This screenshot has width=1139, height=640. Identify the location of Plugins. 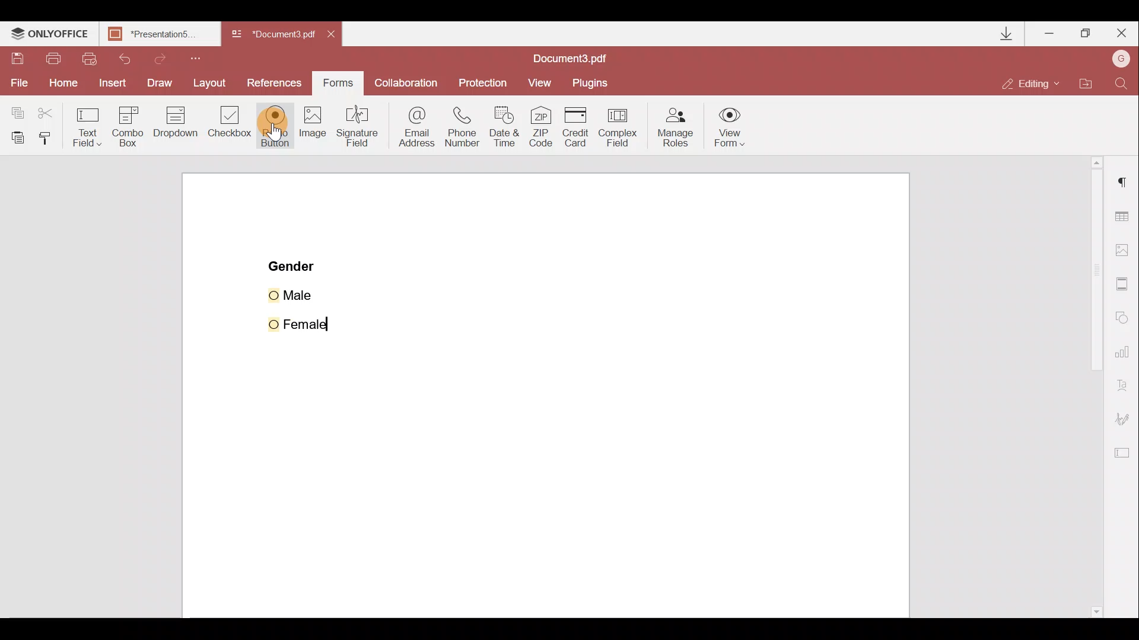
(594, 81).